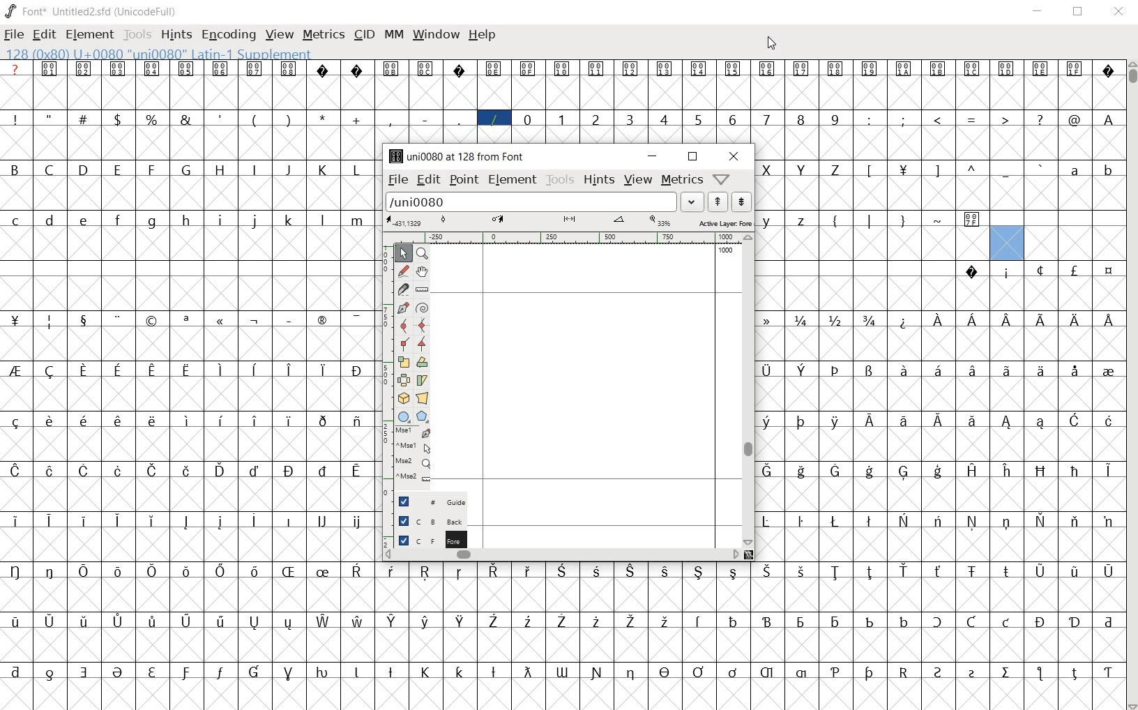  I want to click on glyph, so click(49, 520).